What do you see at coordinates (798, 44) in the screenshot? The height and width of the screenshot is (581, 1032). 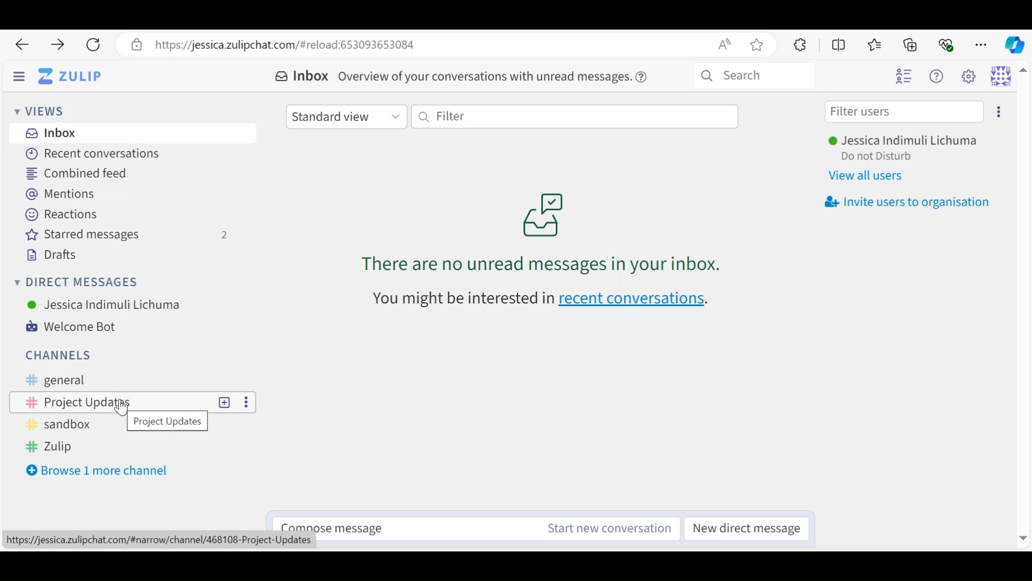 I see `Extension` at bounding box center [798, 44].